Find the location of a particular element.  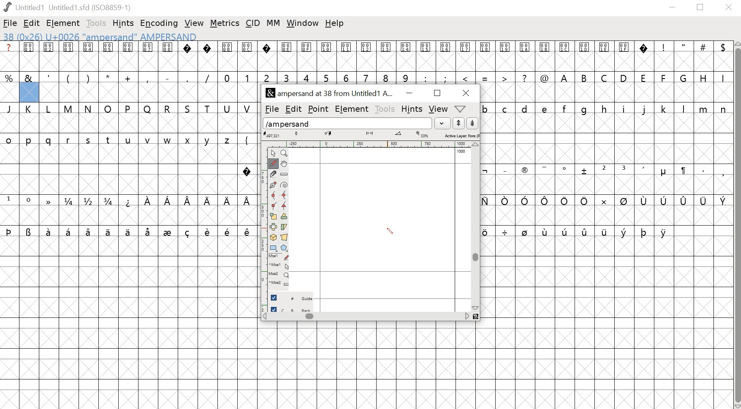

L is located at coordinates (50, 109).